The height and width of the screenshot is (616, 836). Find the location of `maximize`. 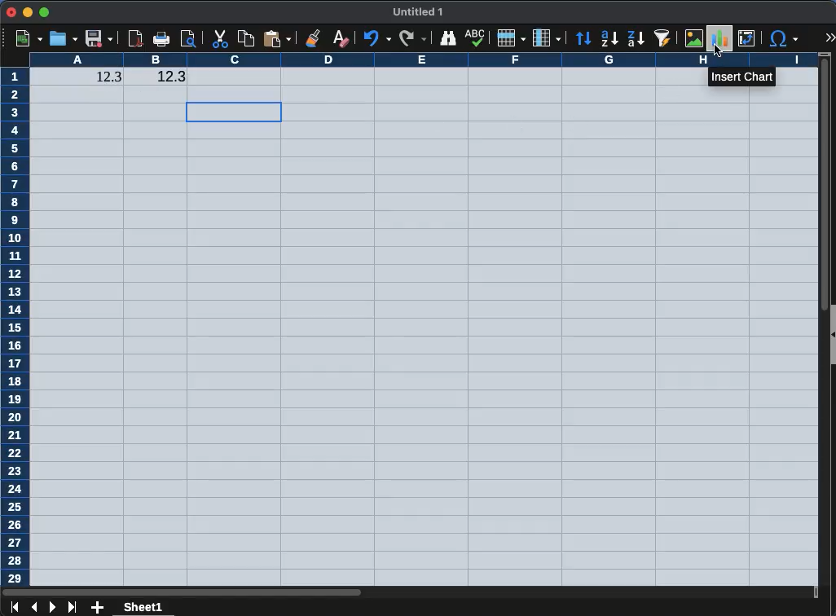

maximize is located at coordinates (46, 13).